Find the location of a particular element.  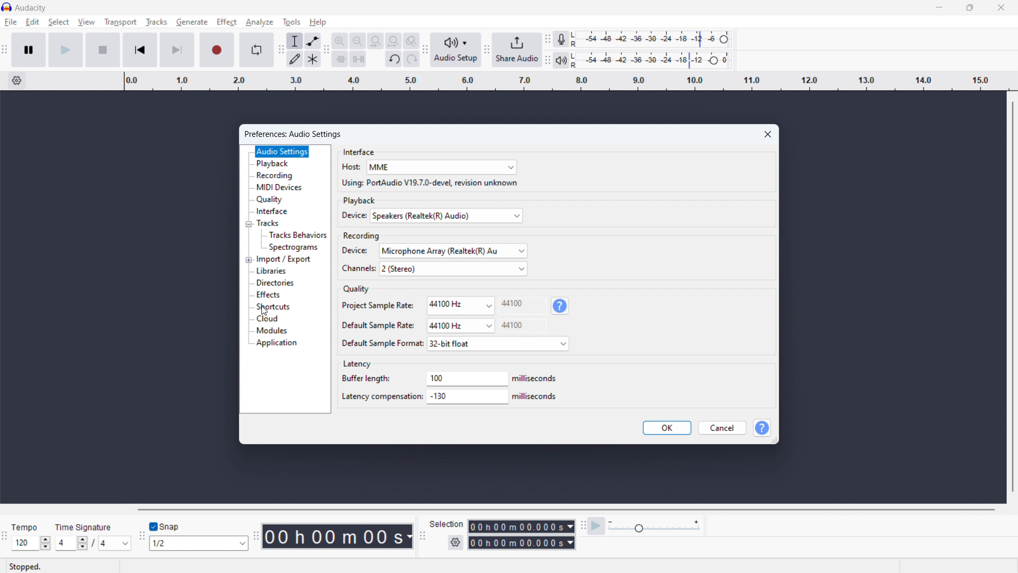

Stopped - indicates current status of playback is located at coordinates (61, 566).